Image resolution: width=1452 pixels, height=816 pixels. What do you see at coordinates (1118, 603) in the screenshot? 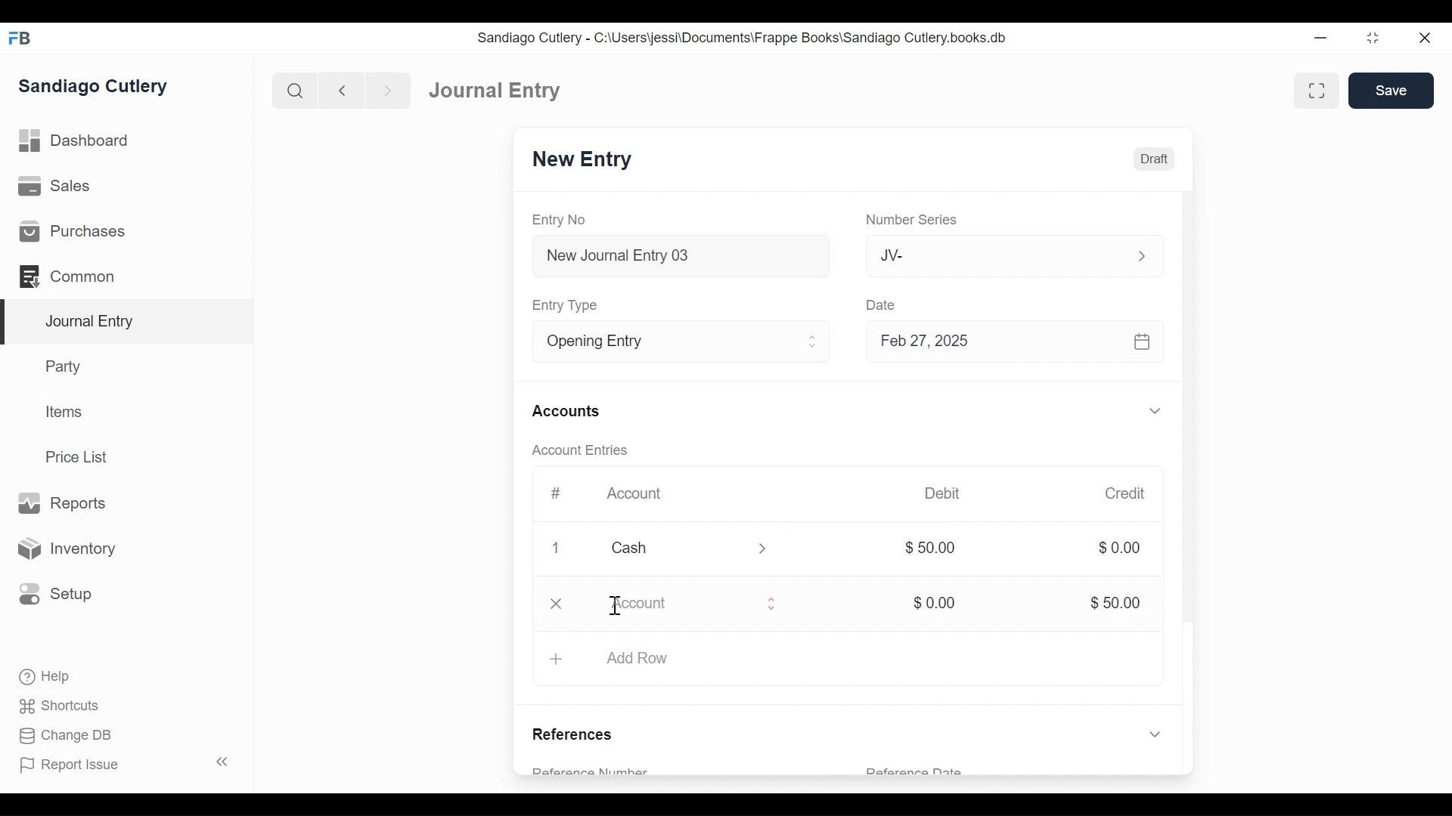
I see `$50.00` at bounding box center [1118, 603].